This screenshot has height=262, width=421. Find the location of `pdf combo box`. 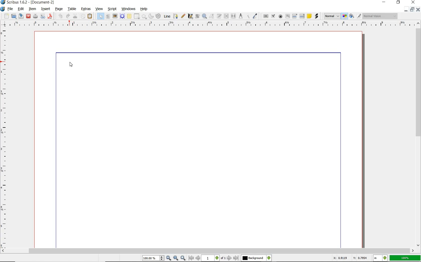

pdf combo box is located at coordinates (295, 16).